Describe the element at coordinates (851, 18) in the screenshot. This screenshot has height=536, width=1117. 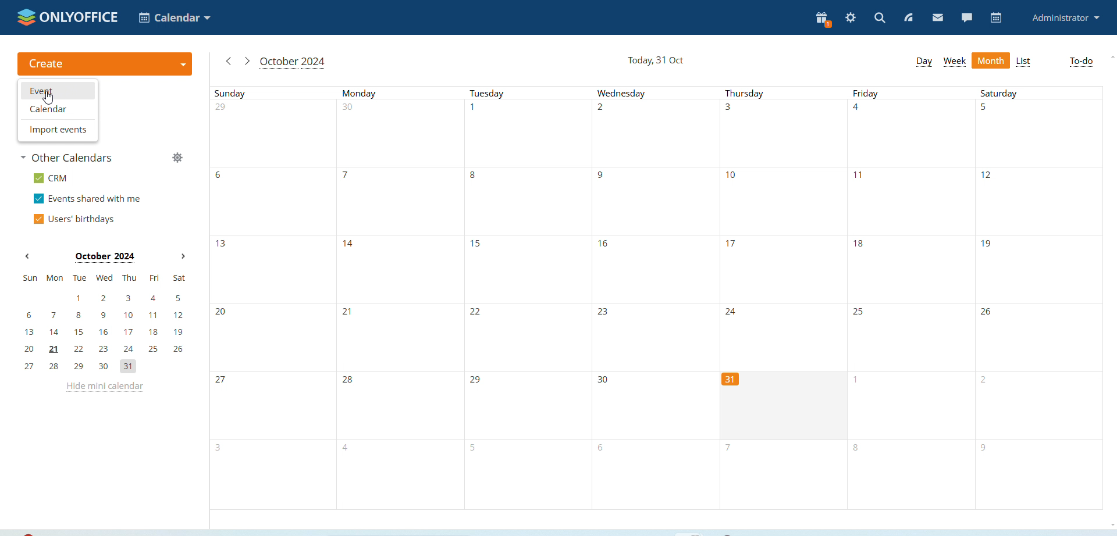
I see `settings` at that location.